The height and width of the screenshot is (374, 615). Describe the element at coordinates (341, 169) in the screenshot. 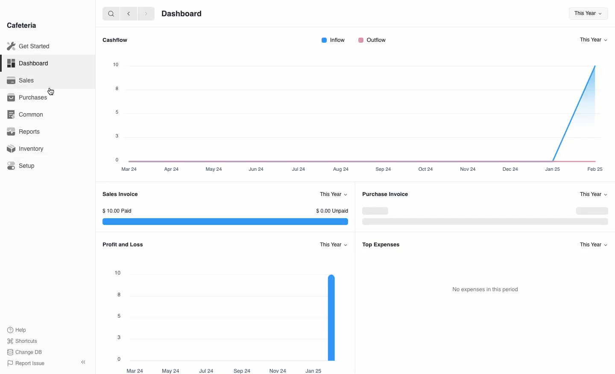

I see `Aug 24.` at that location.